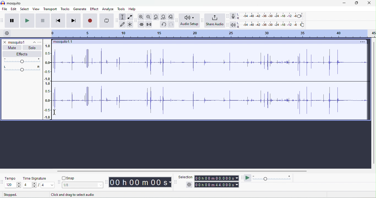 This screenshot has height=198, width=376. I want to click on skip to start, so click(59, 21).